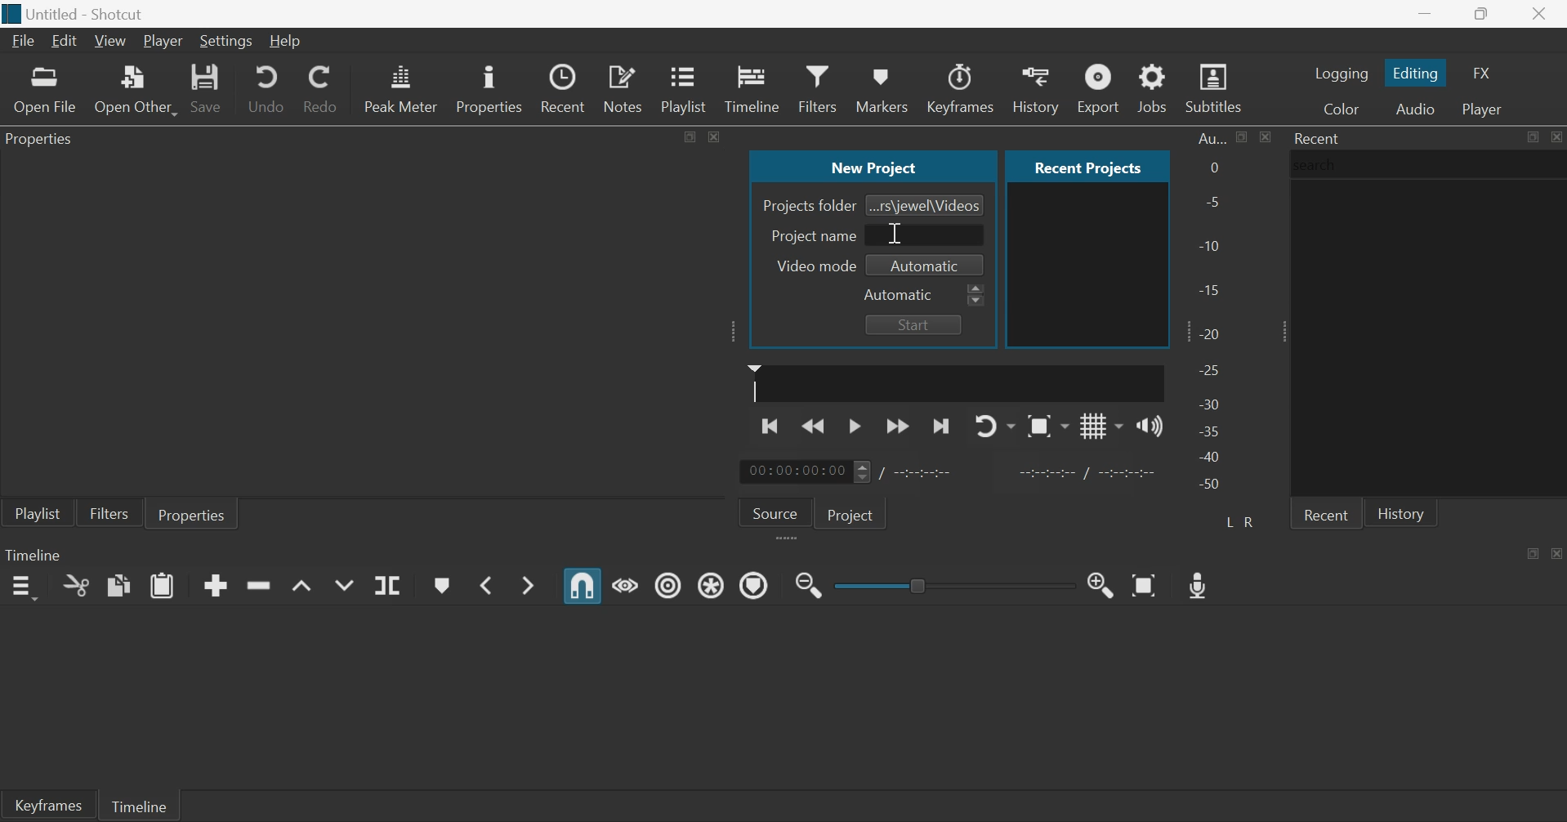 The image size is (1567, 822). I want to click on Project name, so click(814, 235).